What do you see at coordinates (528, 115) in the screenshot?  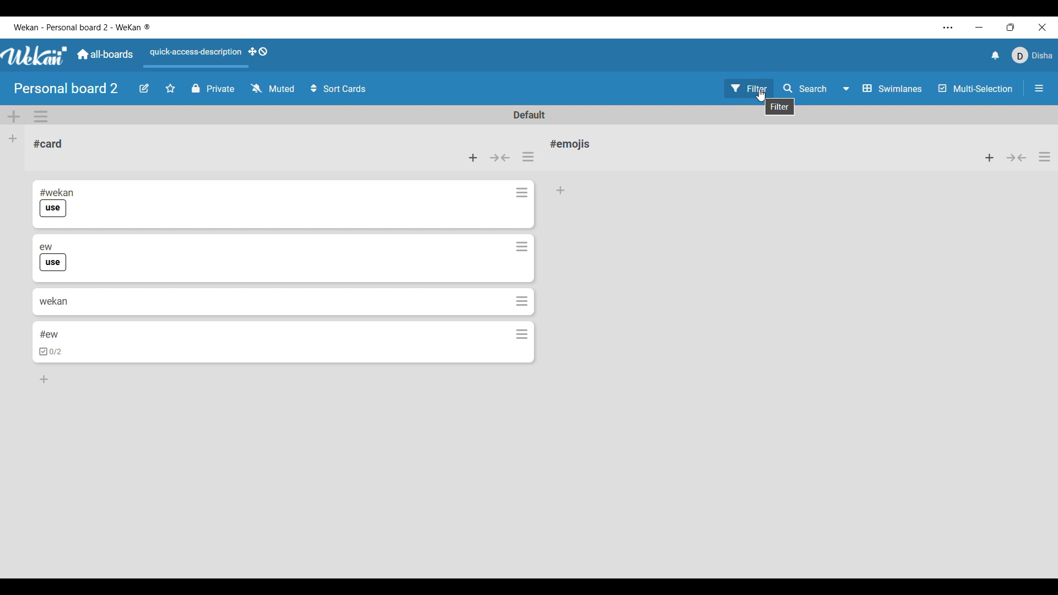 I see `Default` at bounding box center [528, 115].